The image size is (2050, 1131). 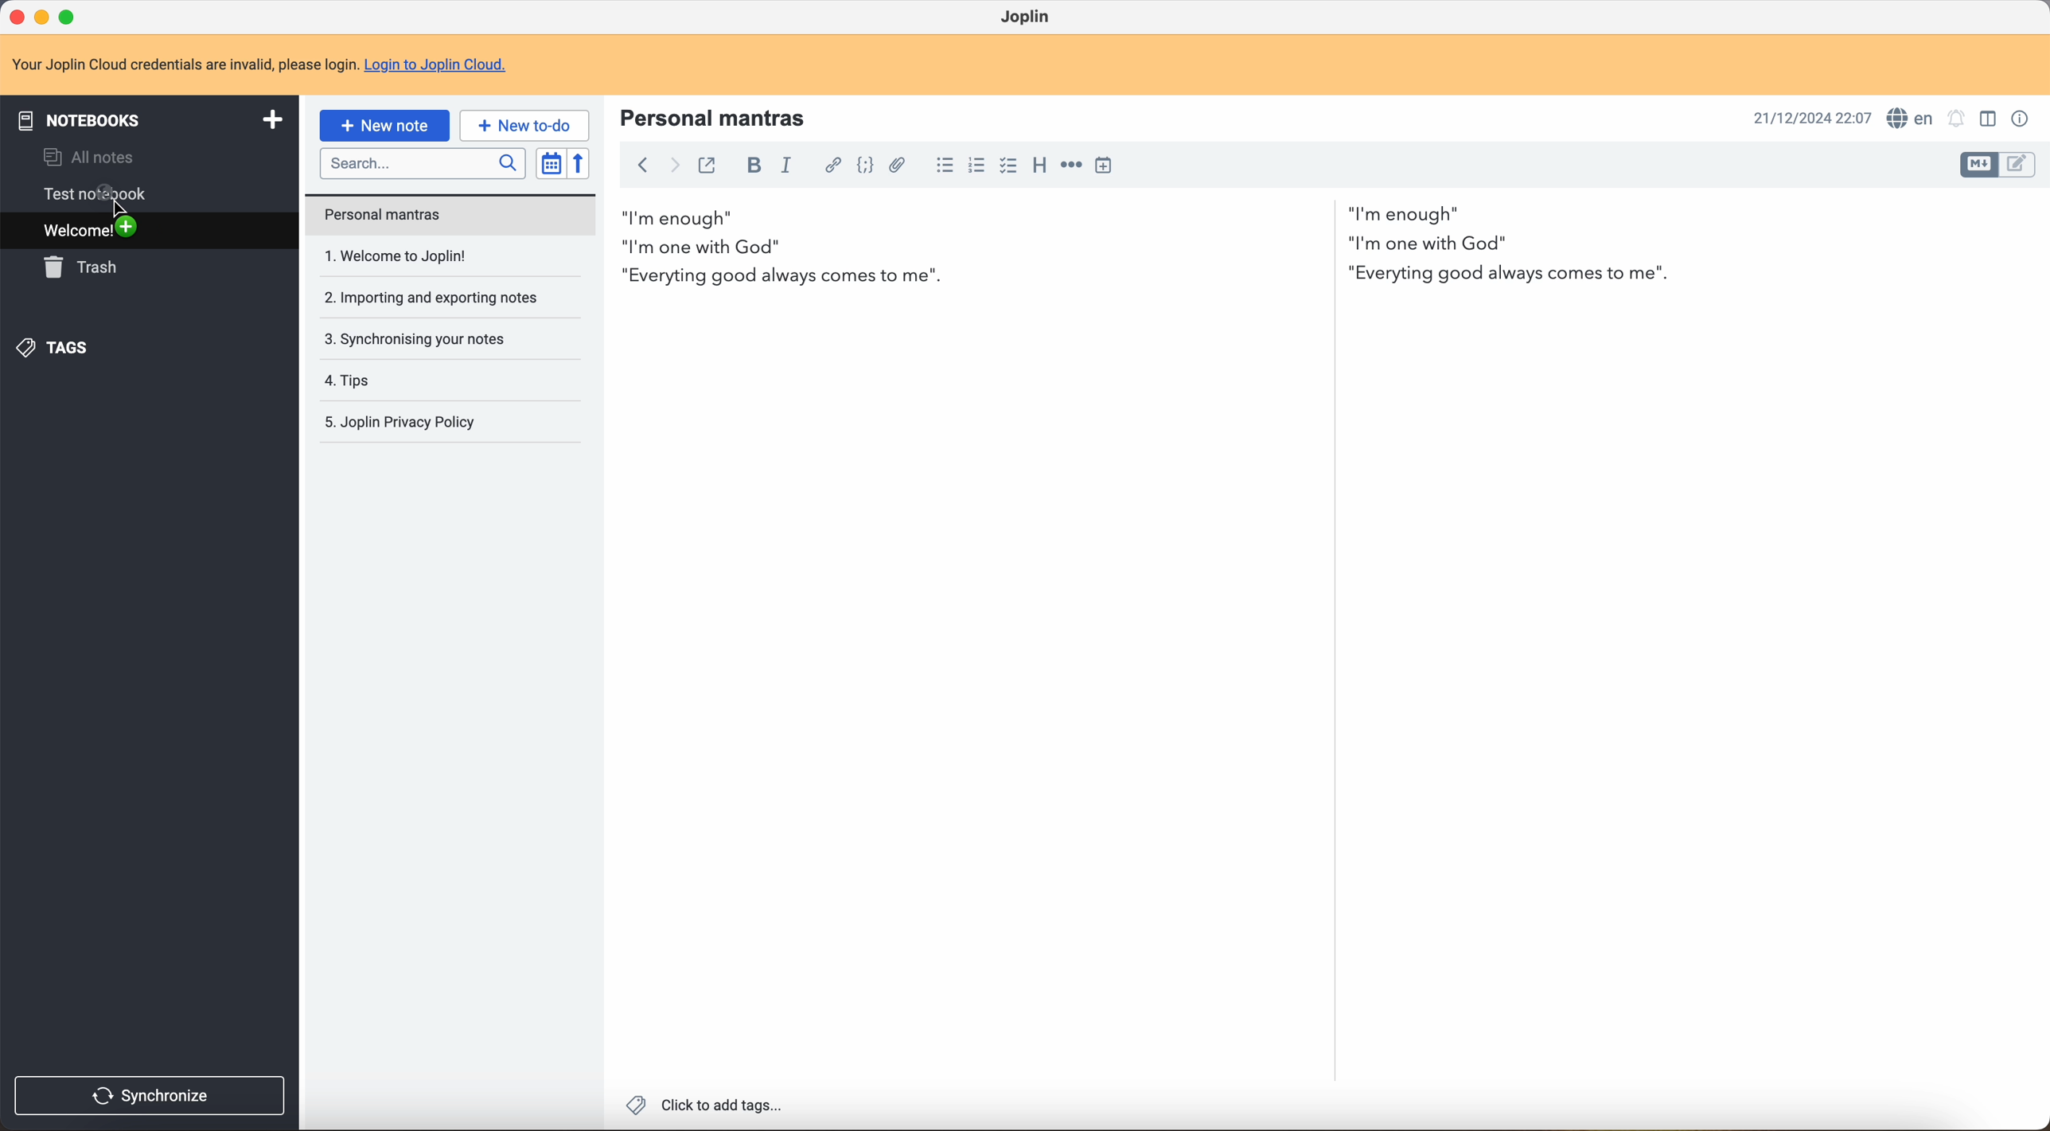 I want to click on note, so click(x=179, y=64).